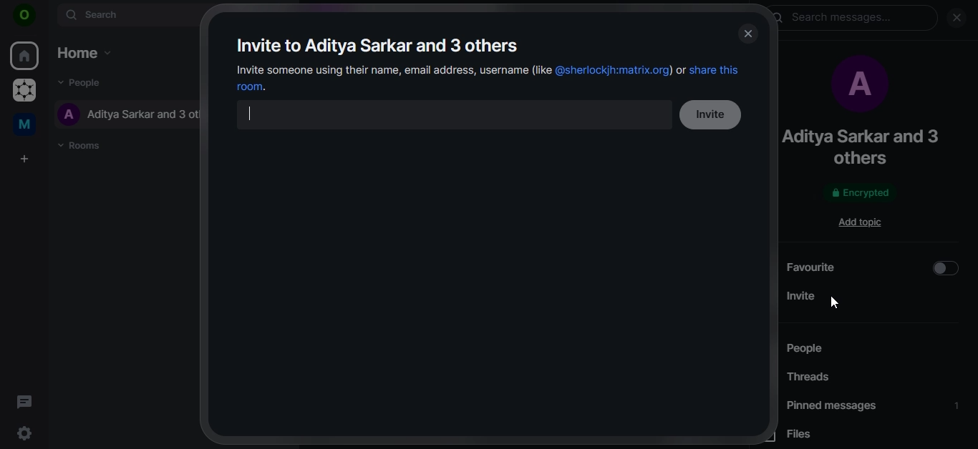 This screenshot has height=449, width=978. What do you see at coordinates (132, 114) in the screenshot?
I see `aditya sarkar and 3 others` at bounding box center [132, 114].